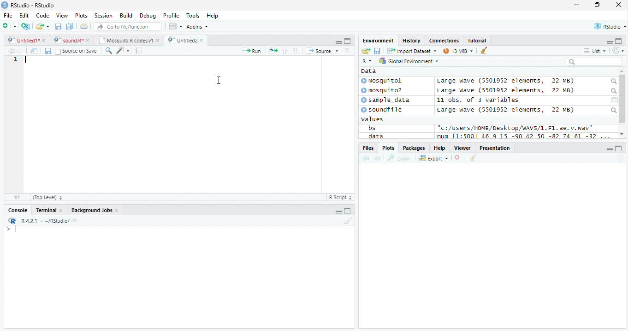 Image resolution: width=628 pixels, height=331 pixels. What do you see at coordinates (372, 128) in the screenshot?
I see `bs` at bounding box center [372, 128].